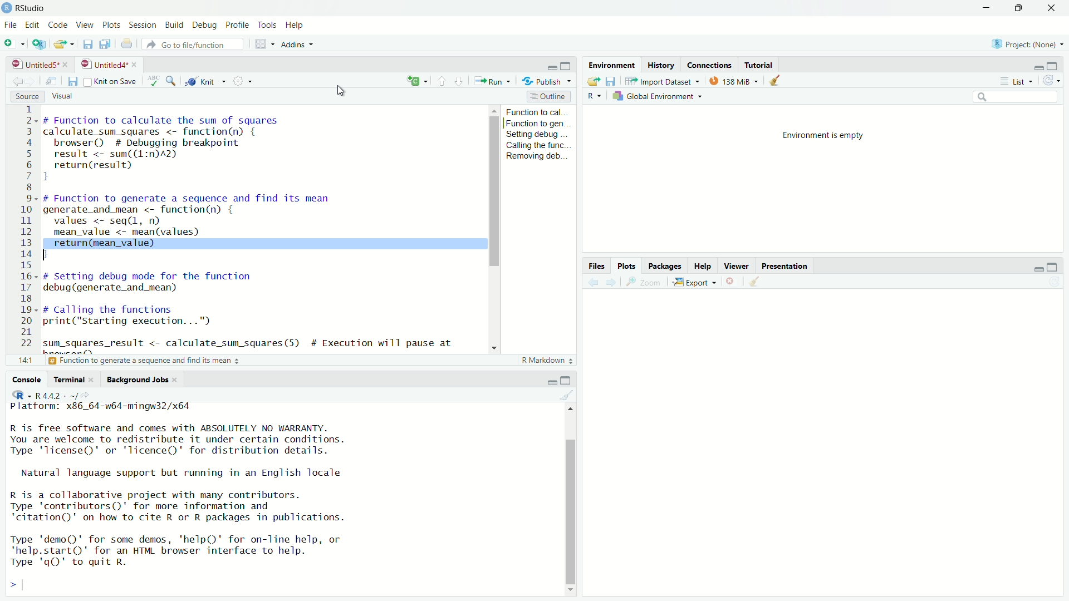  What do you see at coordinates (596, 98) in the screenshot?
I see `language select` at bounding box center [596, 98].